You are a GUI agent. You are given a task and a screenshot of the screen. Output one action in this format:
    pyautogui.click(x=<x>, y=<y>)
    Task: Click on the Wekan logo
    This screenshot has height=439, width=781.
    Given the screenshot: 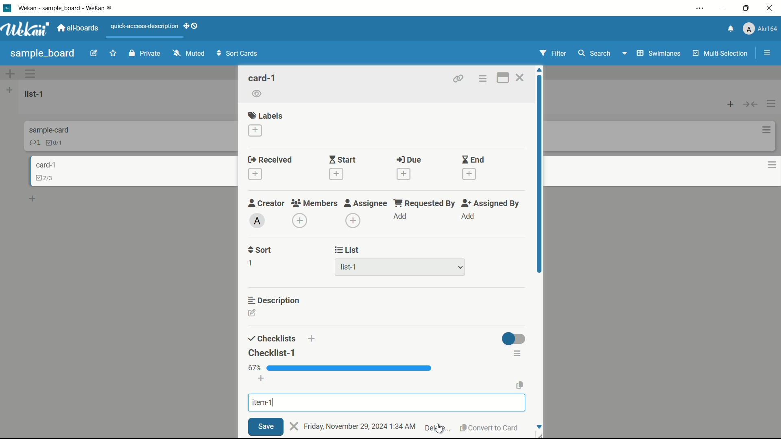 What is the action you would take?
    pyautogui.click(x=25, y=29)
    